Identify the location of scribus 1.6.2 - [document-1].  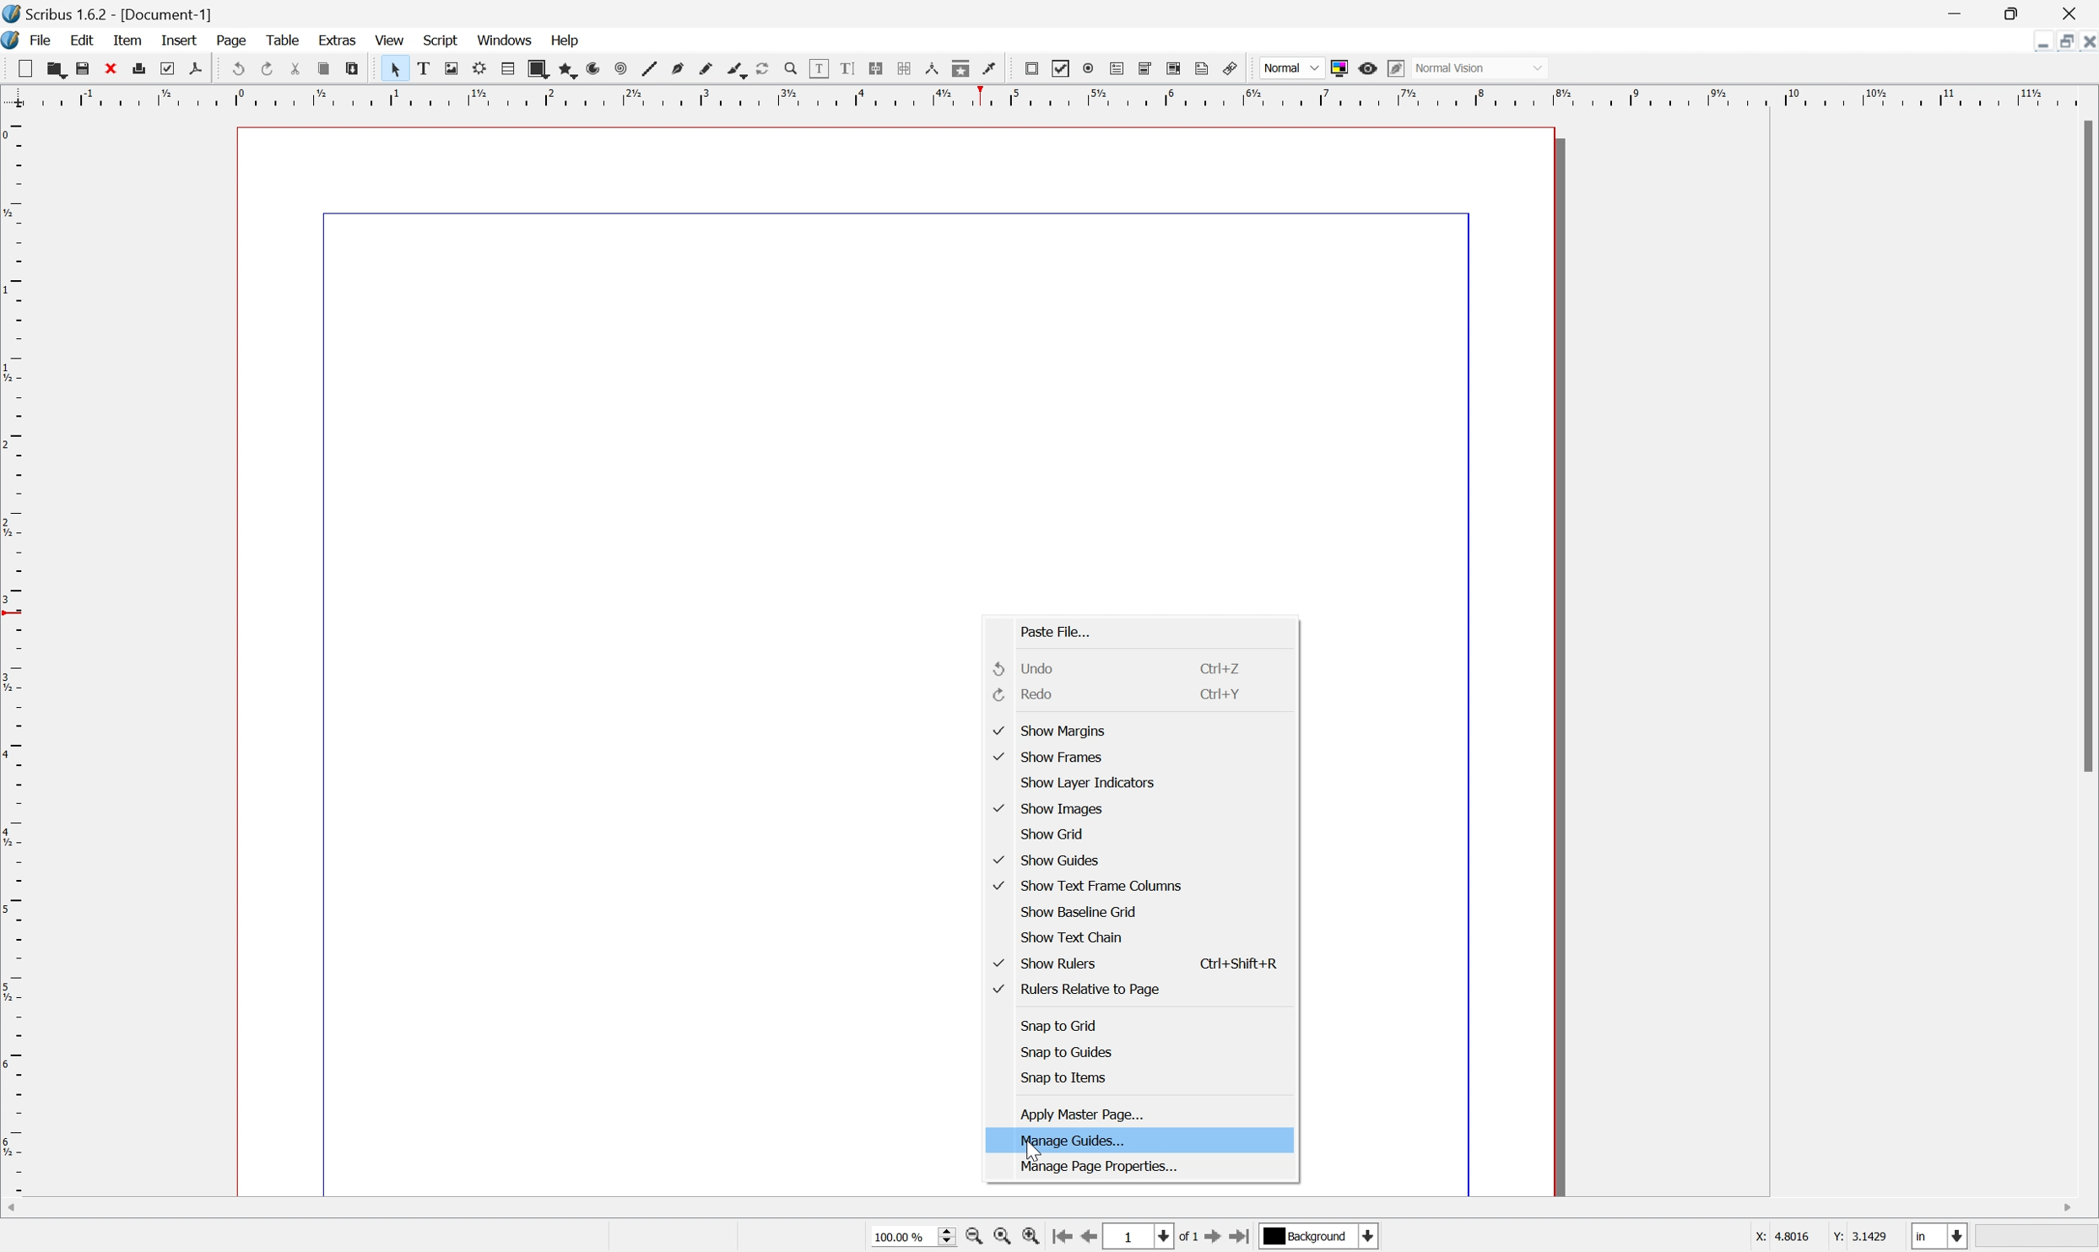
(107, 12).